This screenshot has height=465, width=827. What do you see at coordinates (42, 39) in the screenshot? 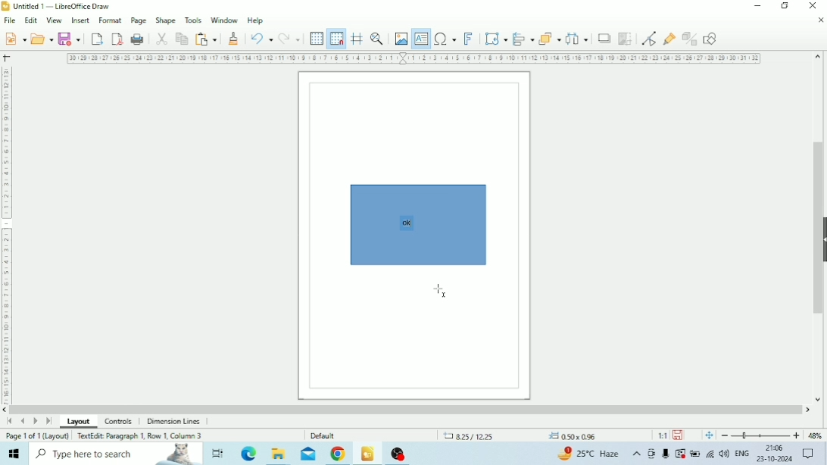
I see `Open` at bounding box center [42, 39].